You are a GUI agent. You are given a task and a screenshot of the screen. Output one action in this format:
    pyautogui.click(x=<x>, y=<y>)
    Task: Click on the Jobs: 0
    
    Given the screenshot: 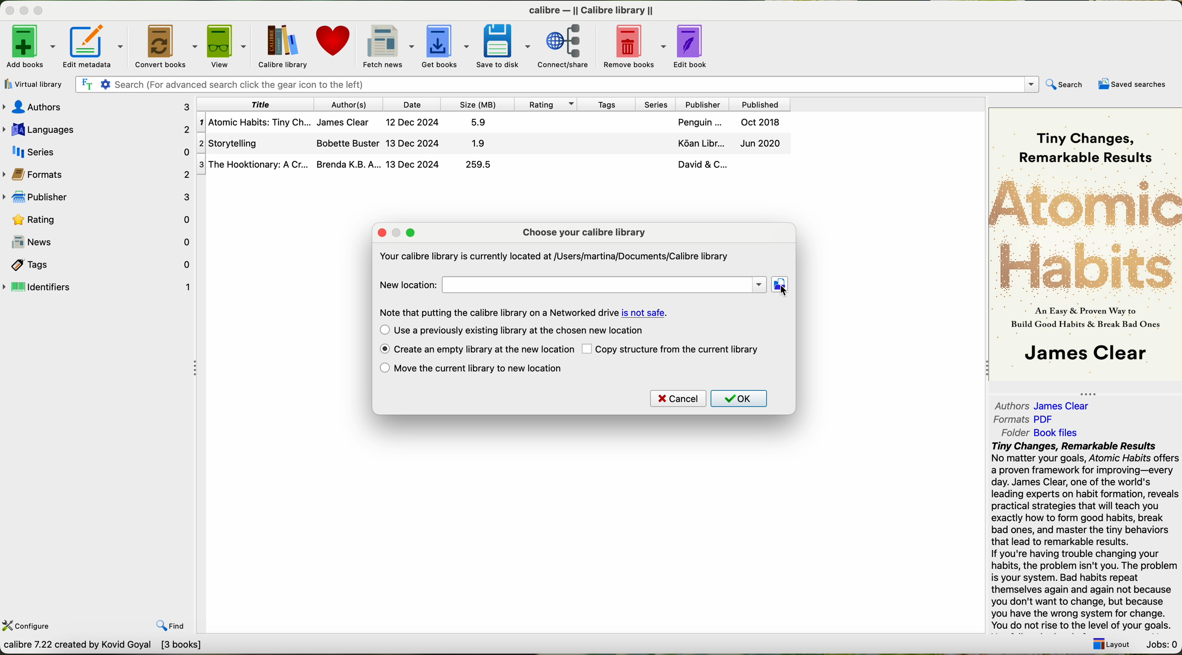 What is the action you would take?
    pyautogui.click(x=1160, y=642)
    